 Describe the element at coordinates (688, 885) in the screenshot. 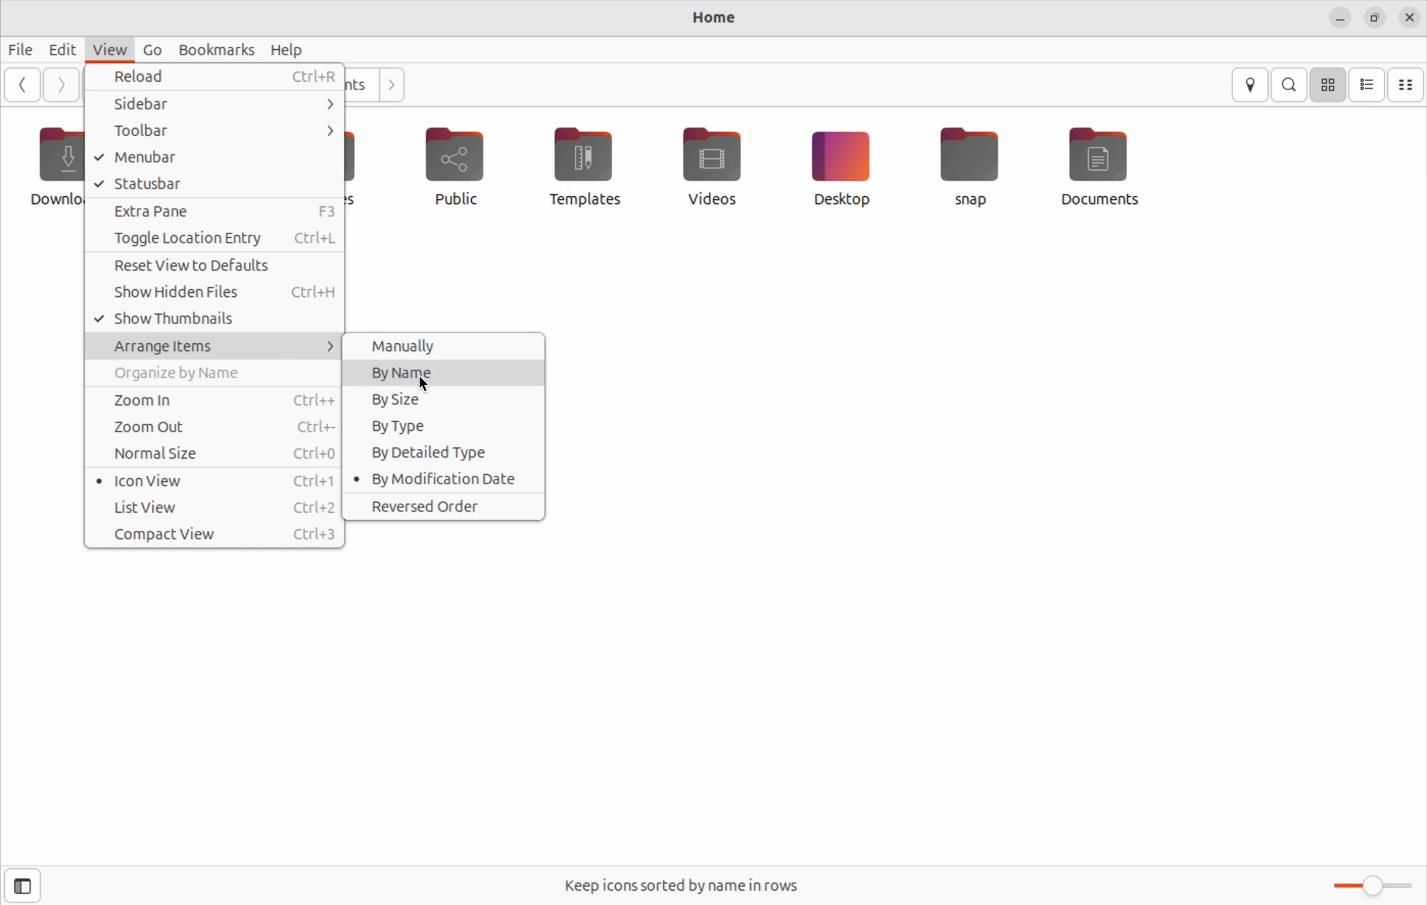

I see `keep icons sorted by name rows` at that location.